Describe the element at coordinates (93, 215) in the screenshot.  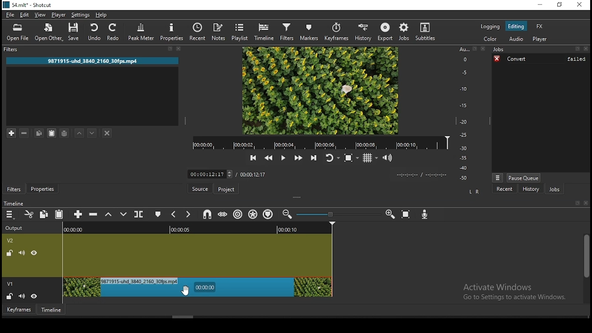
I see `ripple delete` at that location.